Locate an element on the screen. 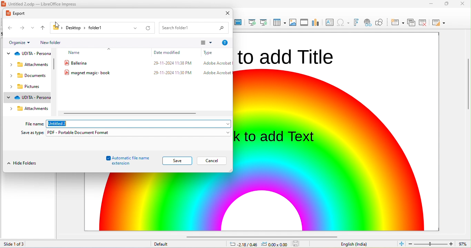 This screenshot has height=248, width=471. automatic file name is located at coordinates (126, 158).